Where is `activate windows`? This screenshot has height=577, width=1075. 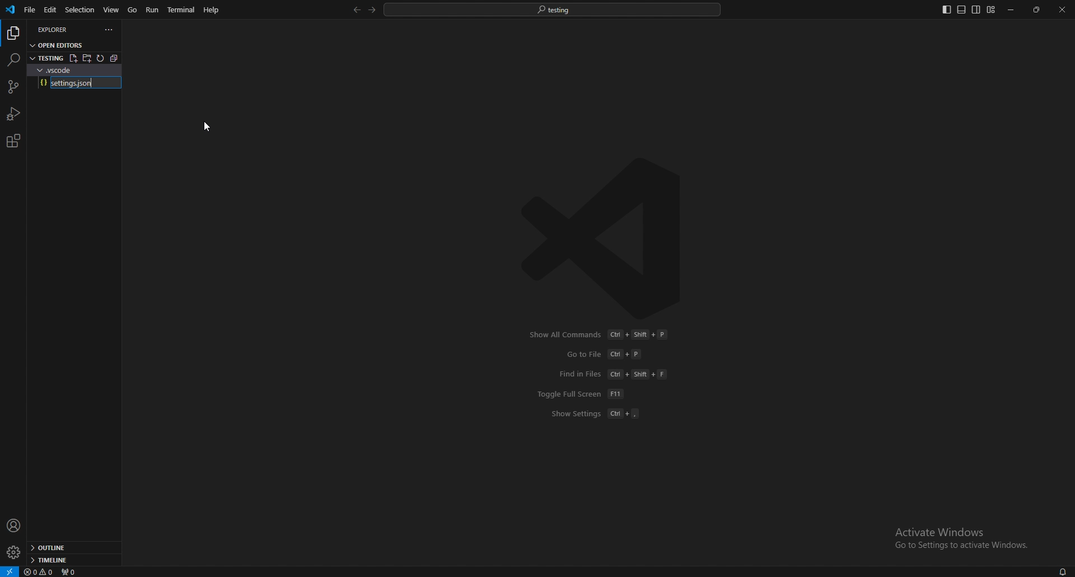 activate windows is located at coordinates (963, 537).